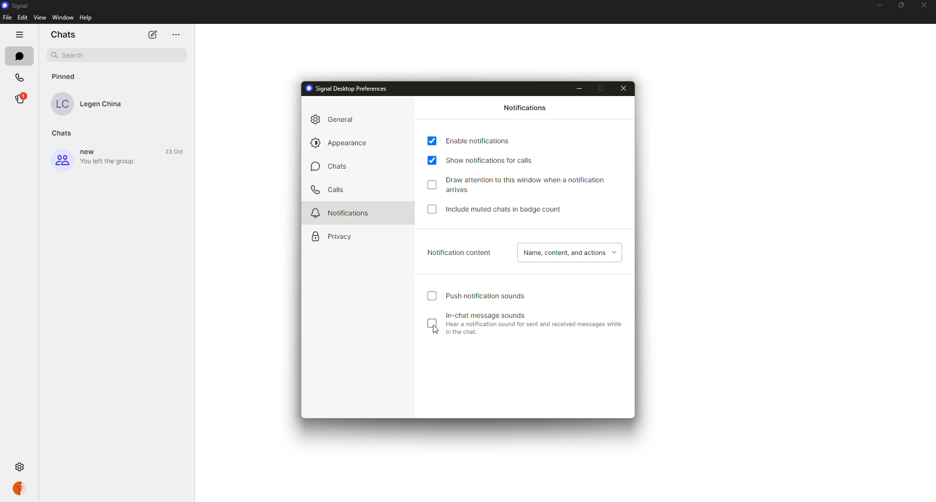 This screenshot has height=502, width=936. Describe the element at coordinates (601, 88) in the screenshot. I see `maximize` at that location.